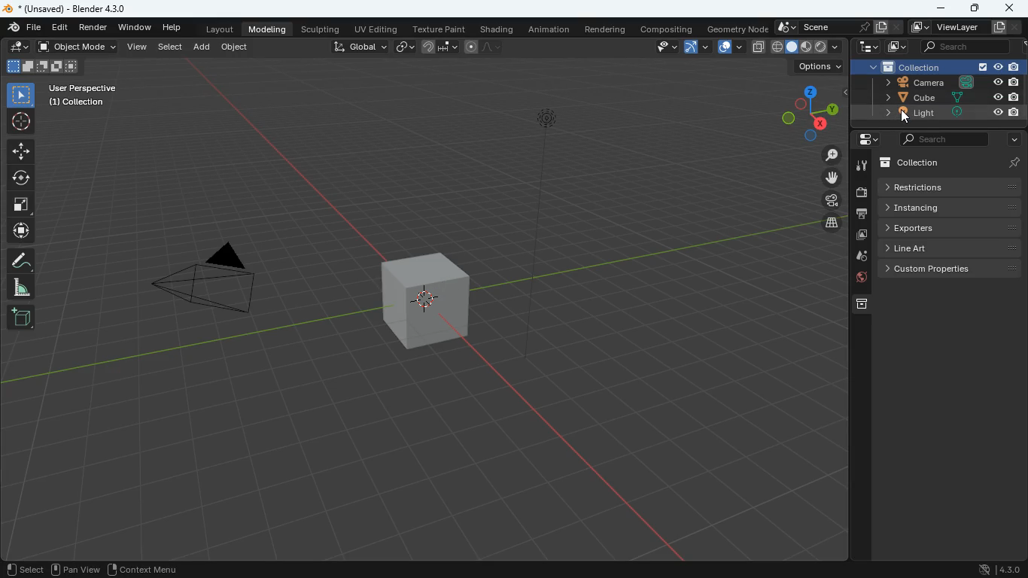 The height and width of the screenshot is (578, 1028). Describe the element at coordinates (996, 569) in the screenshot. I see `app version` at that location.